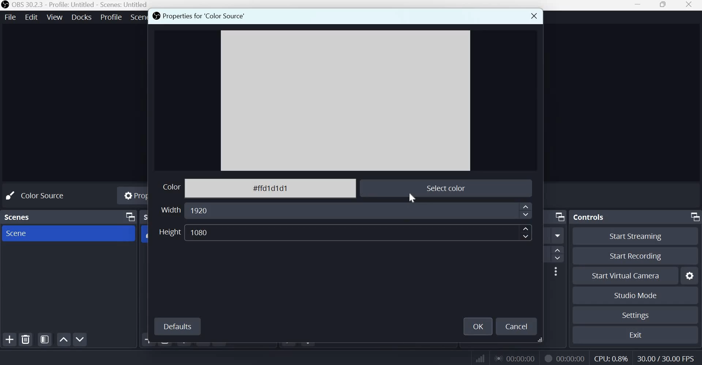 Image resolution: width=702 pixels, height=365 pixels. What do you see at coordinates (133, 196) in the screenshot?
I see `Properties` at bounding box center [133, 196].